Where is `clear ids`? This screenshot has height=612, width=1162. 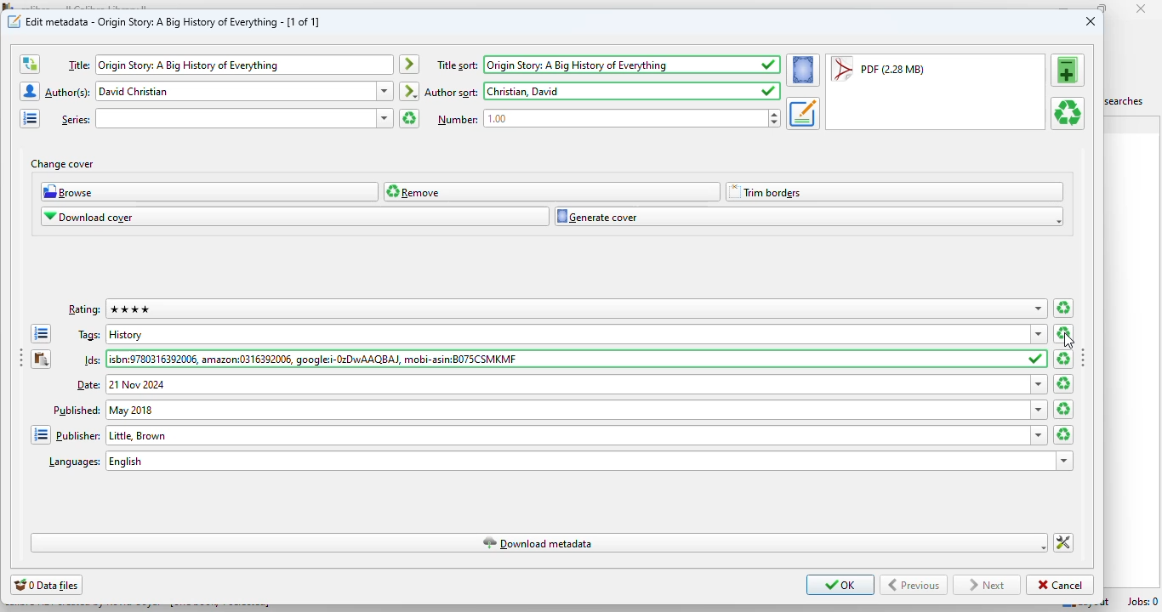 clear ids is located at coordinates (1062, 359).